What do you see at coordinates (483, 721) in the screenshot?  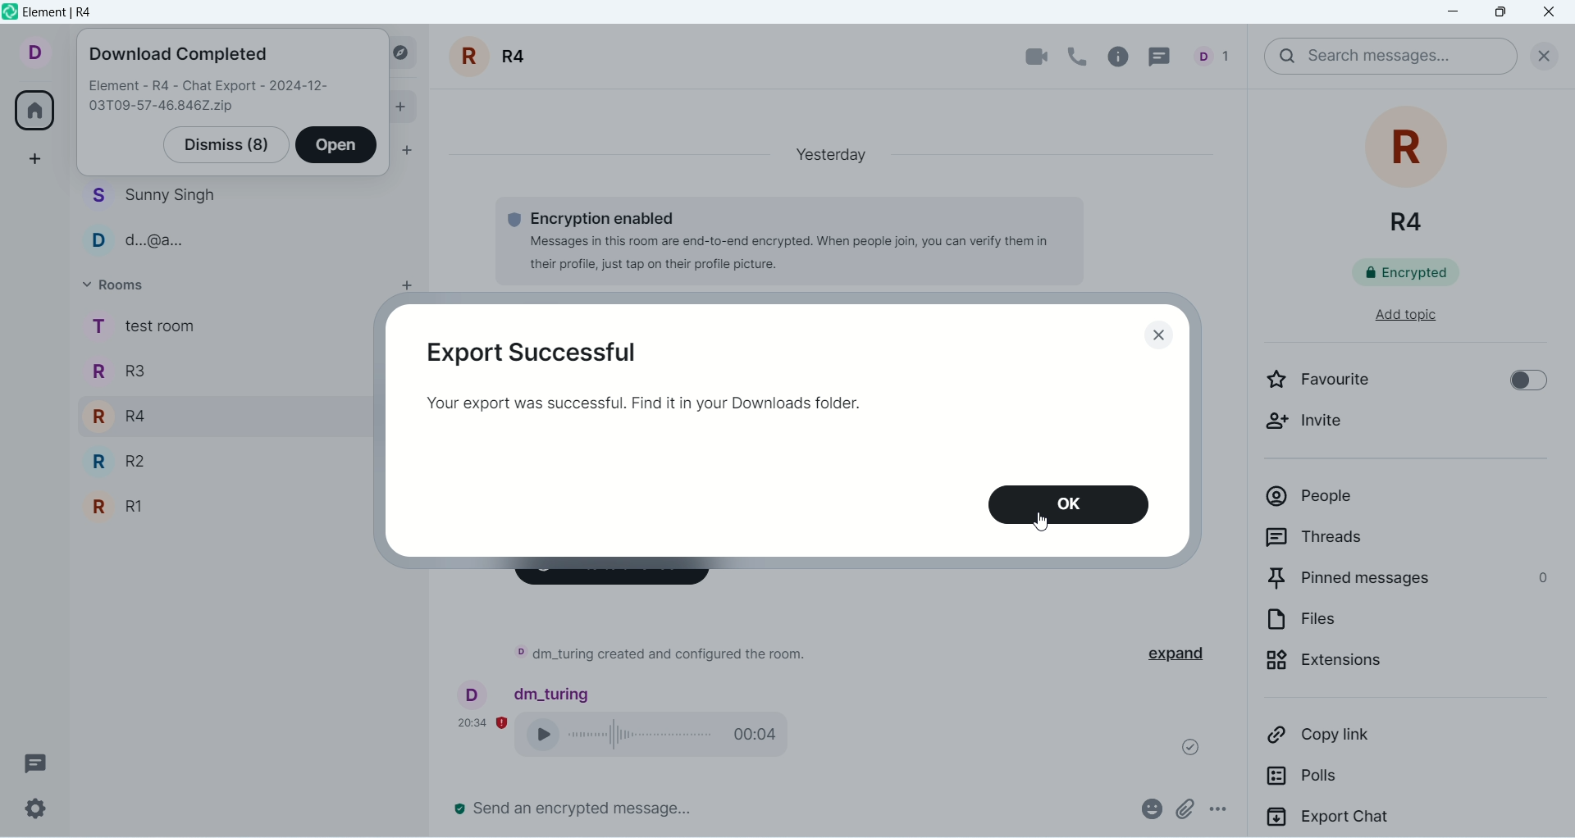 I see `time` at bounding box center [483, 721].